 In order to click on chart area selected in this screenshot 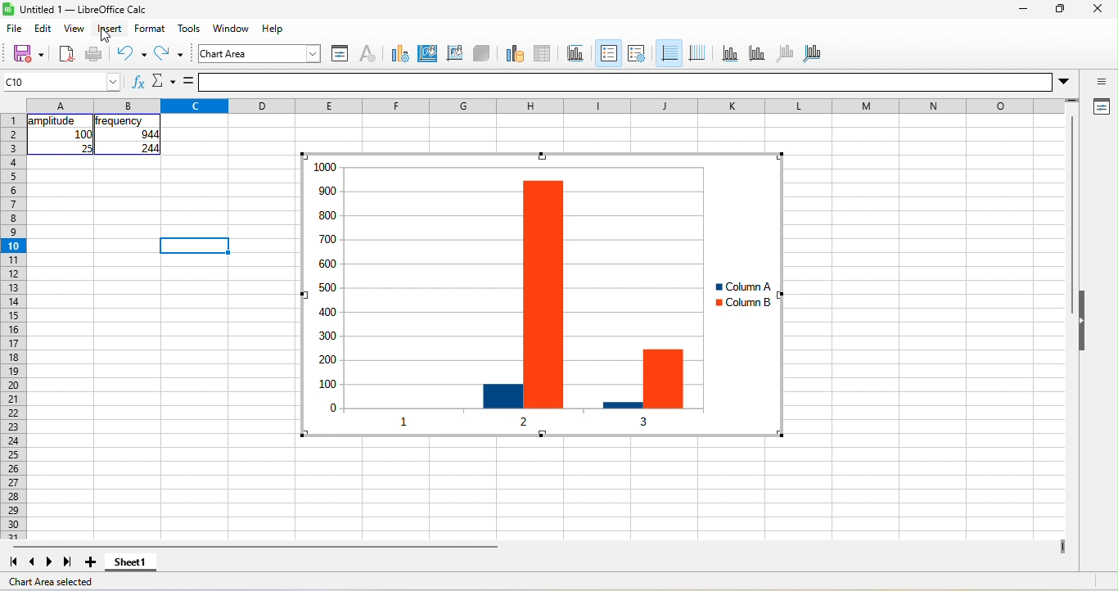, I will do `click(58, 582)`.